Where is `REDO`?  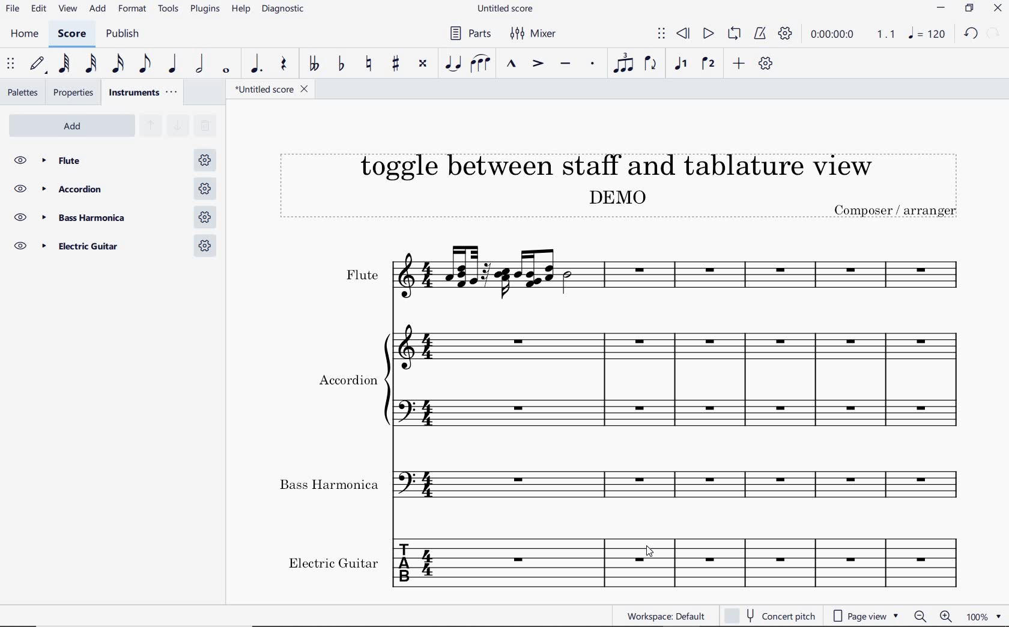 REDO is located at coordinates (993, 34).